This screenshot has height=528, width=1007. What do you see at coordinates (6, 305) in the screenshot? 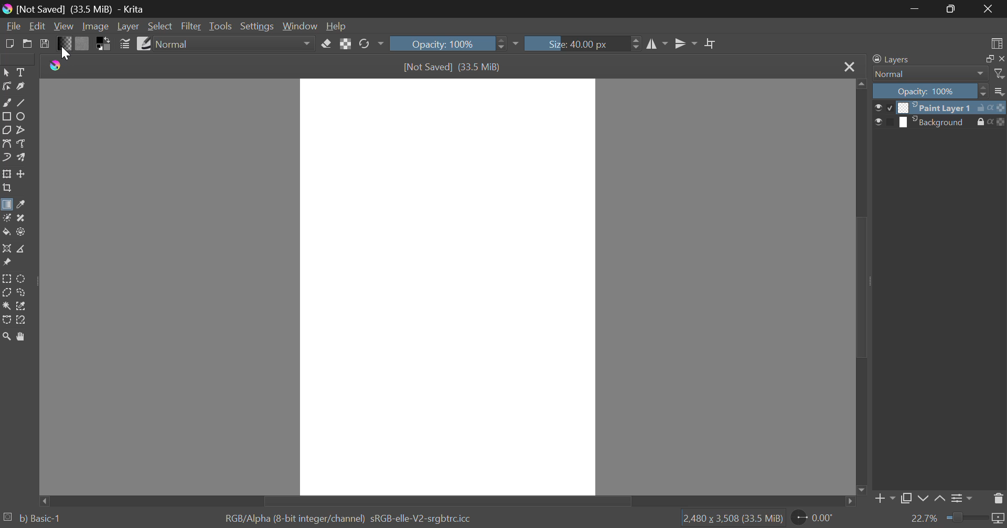
I see `Continuous Selection` at bounding box center [6, 305].